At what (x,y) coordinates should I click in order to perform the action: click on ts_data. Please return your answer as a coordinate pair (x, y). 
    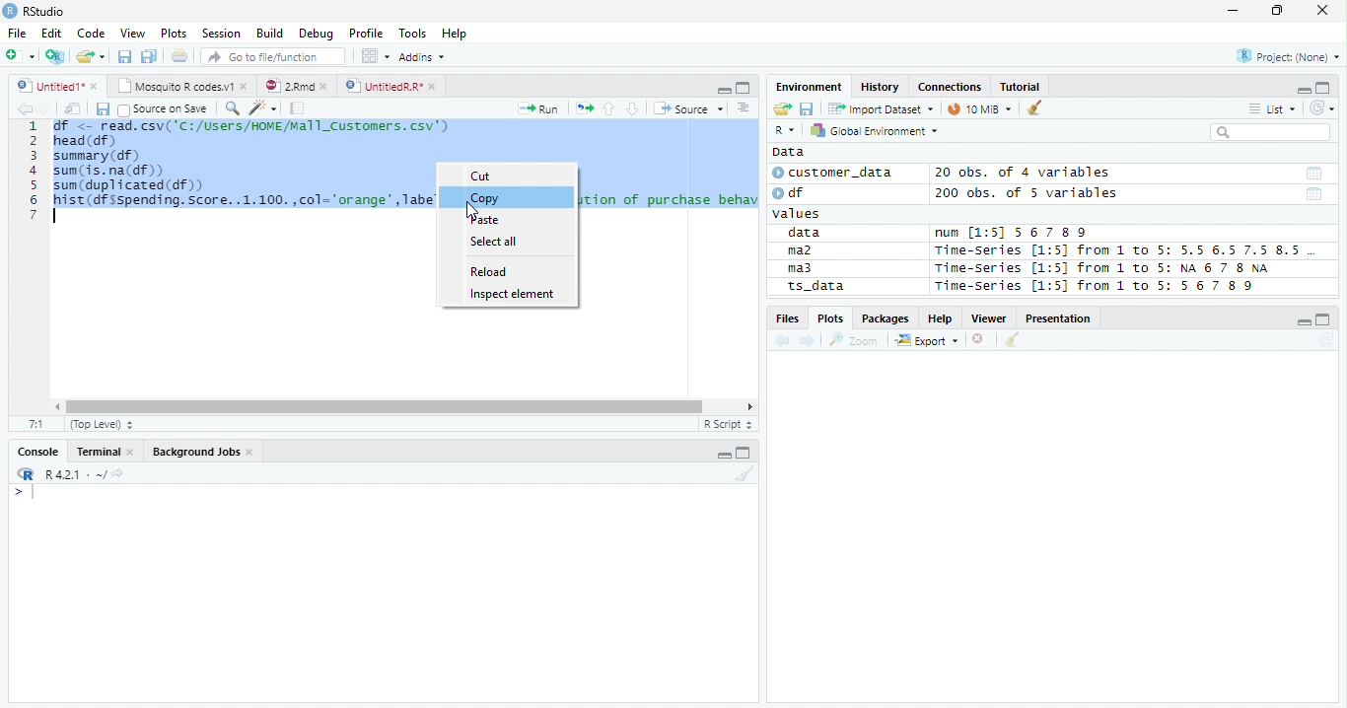
    Looking at the image, I should click on (843, 289).